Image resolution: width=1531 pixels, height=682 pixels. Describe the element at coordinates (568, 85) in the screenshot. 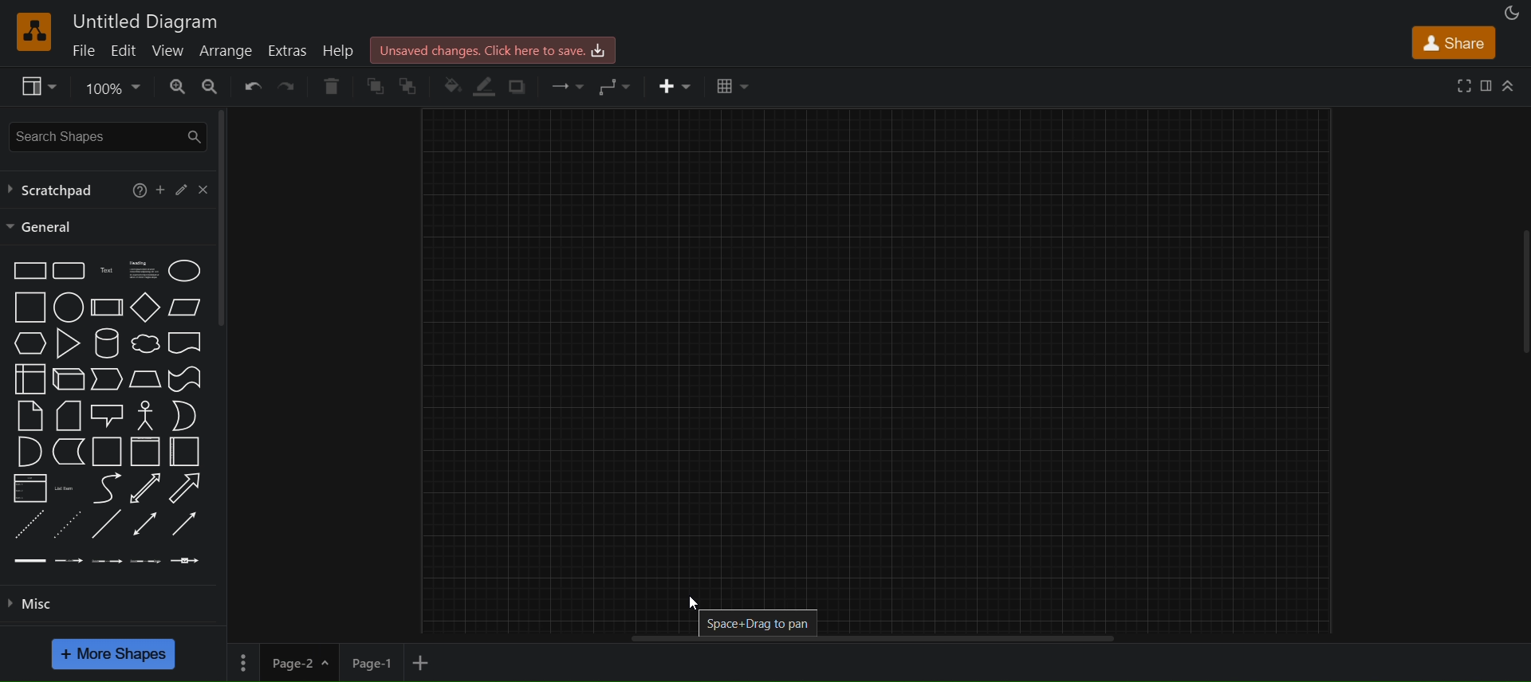

I see `connection` at that location.